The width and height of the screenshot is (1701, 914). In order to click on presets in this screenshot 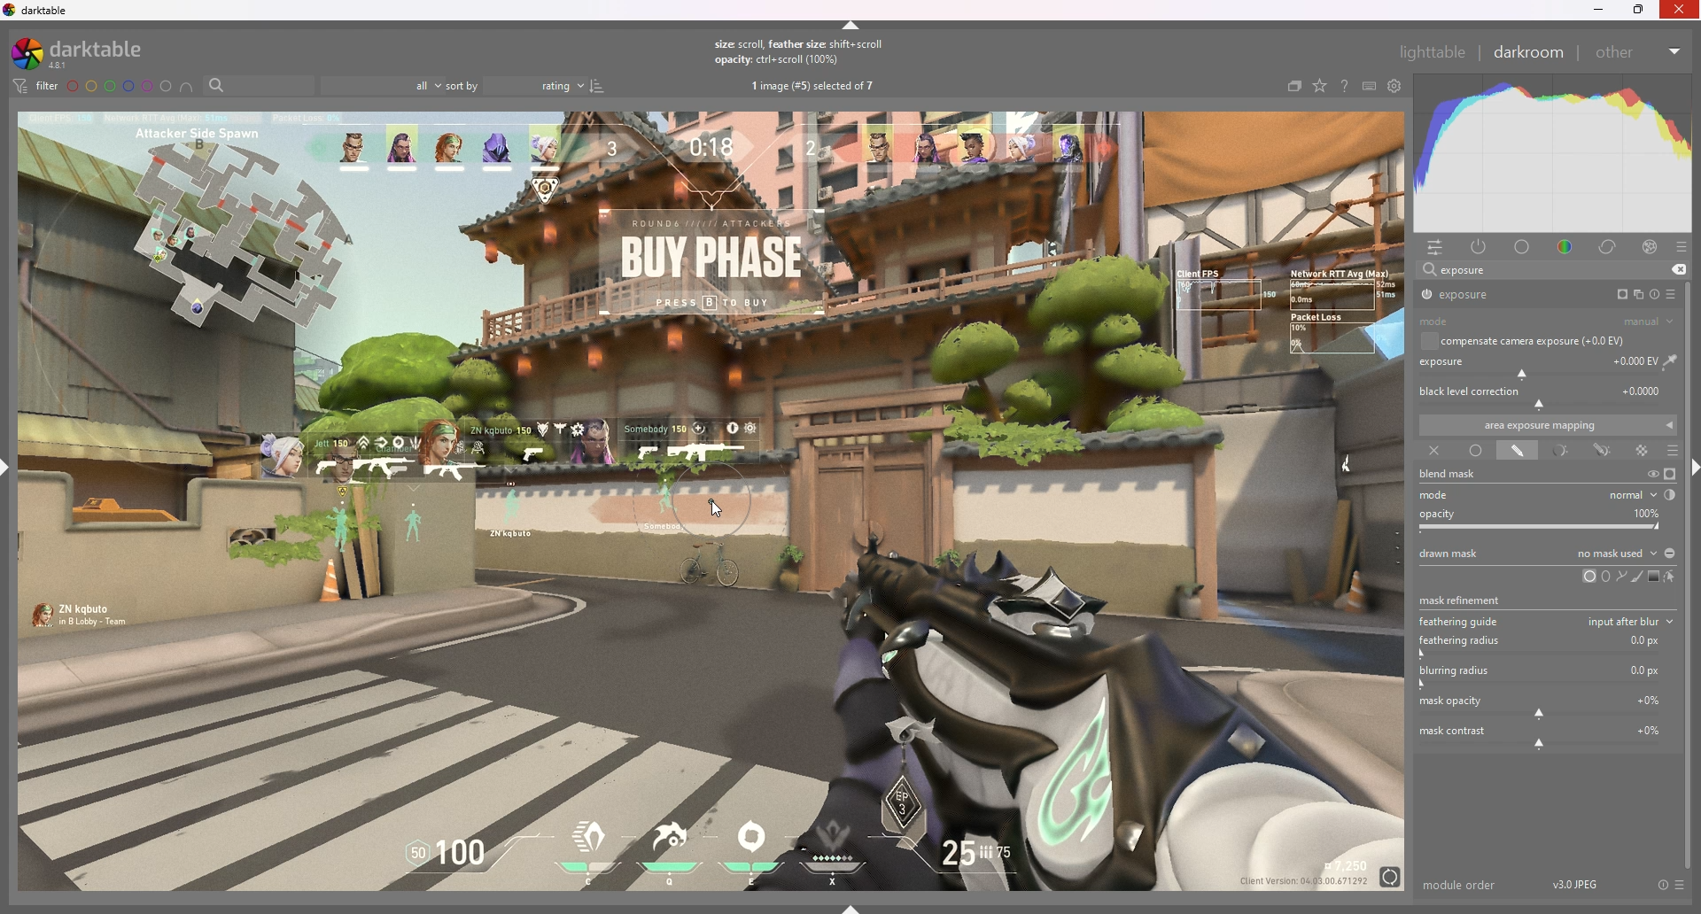, I will do `click(1682, 886)`.